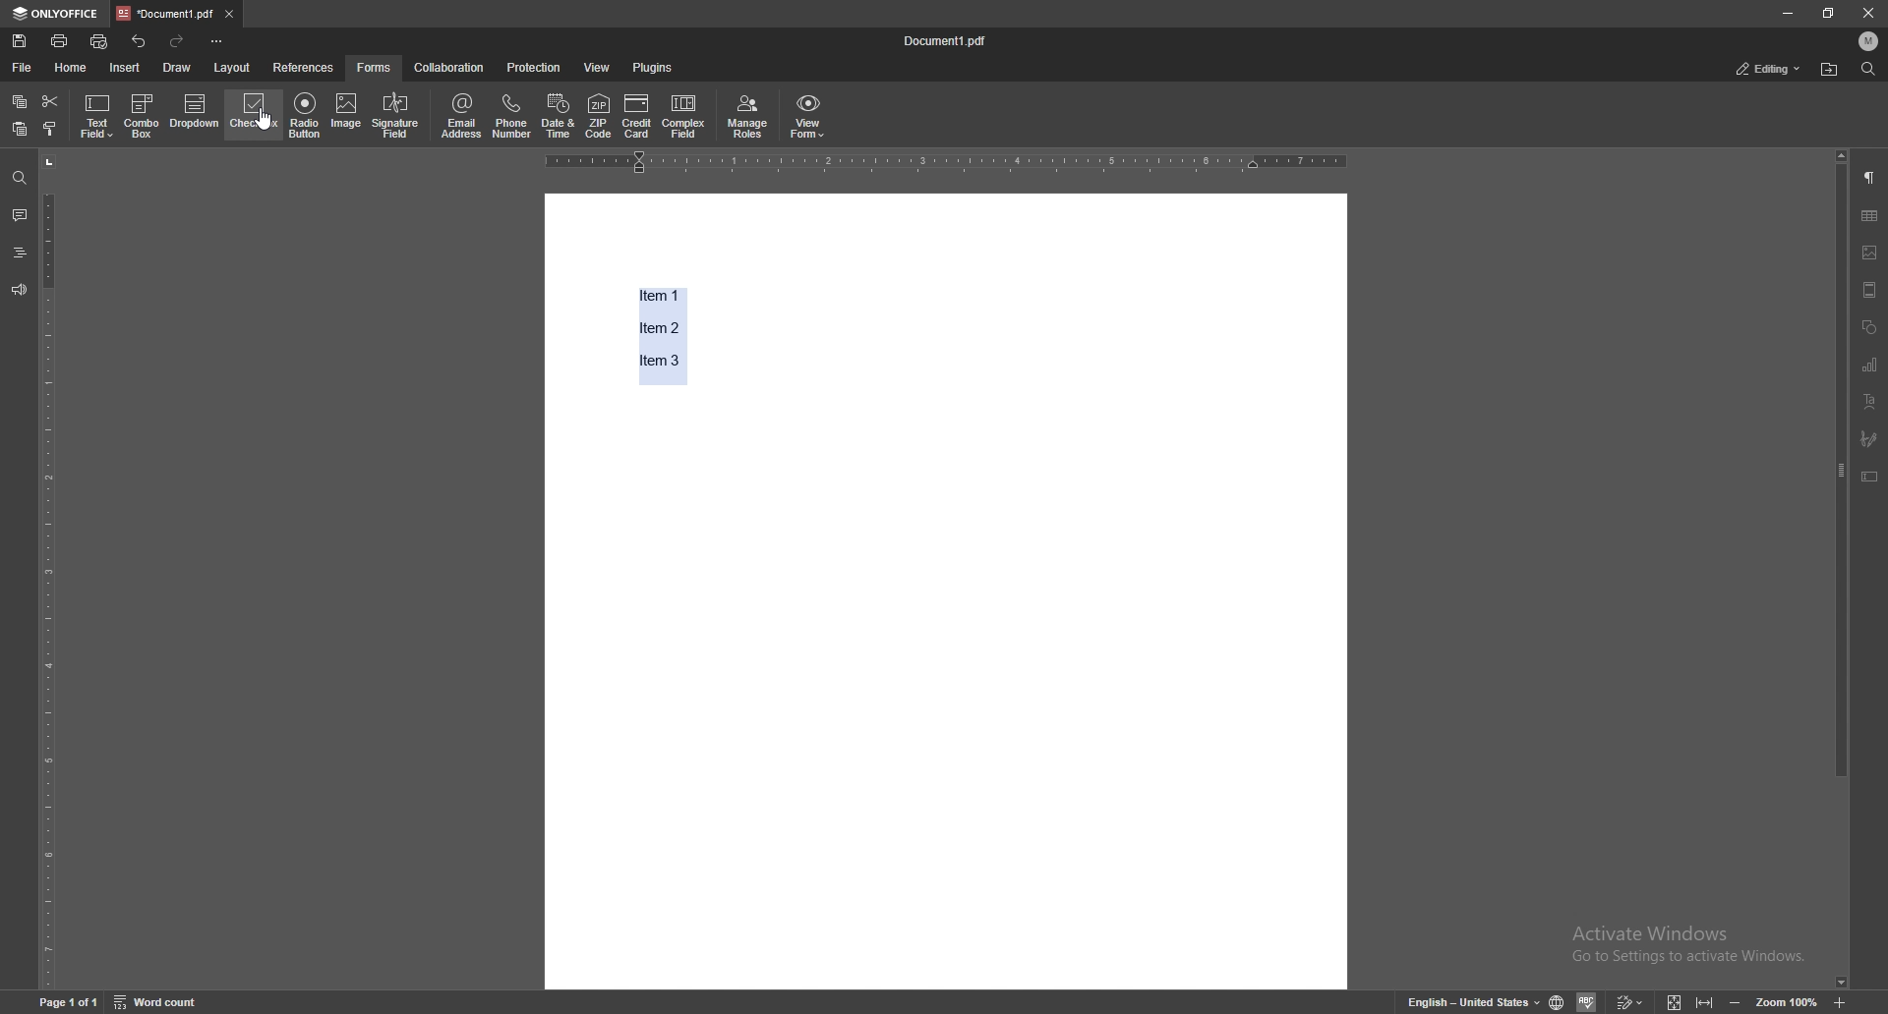  What do you see at coordinates (177, 41) in the screenshot?
I see `redo` at bounding box center [177, 41].